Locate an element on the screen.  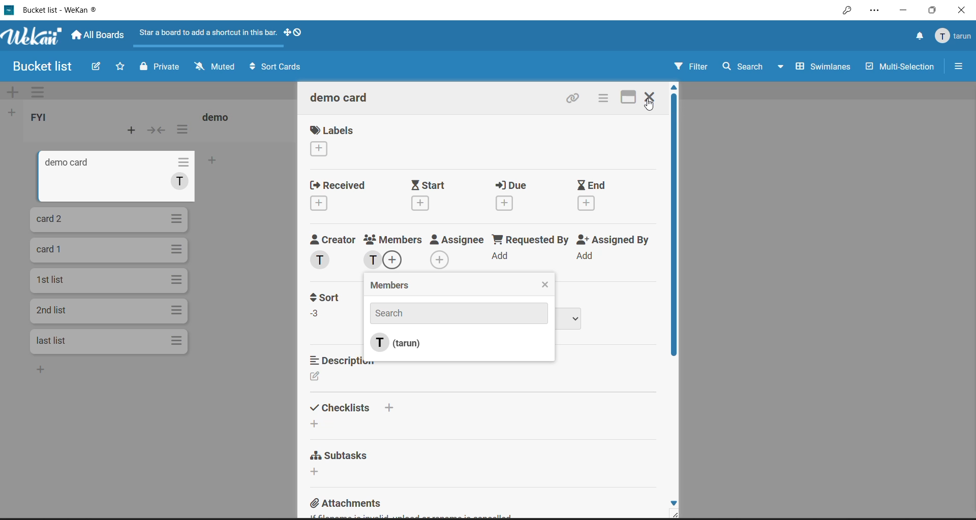
close is located at coordinates (963, 9).